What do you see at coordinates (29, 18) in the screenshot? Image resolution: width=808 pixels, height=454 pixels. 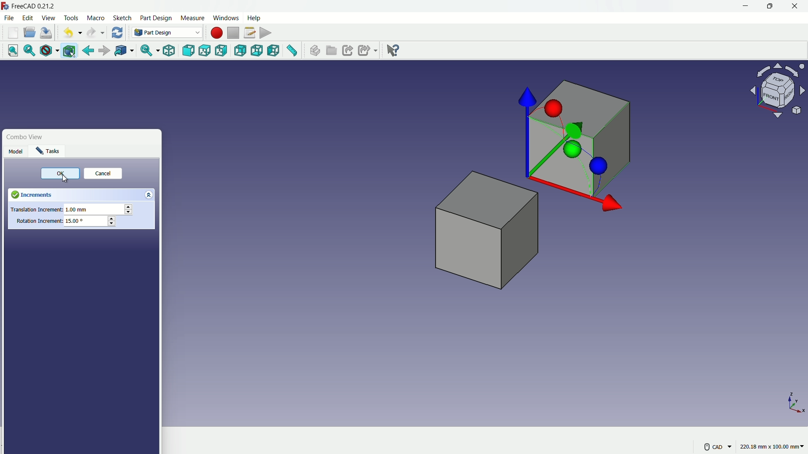 I see `edit` at bounding box center [29, 18].